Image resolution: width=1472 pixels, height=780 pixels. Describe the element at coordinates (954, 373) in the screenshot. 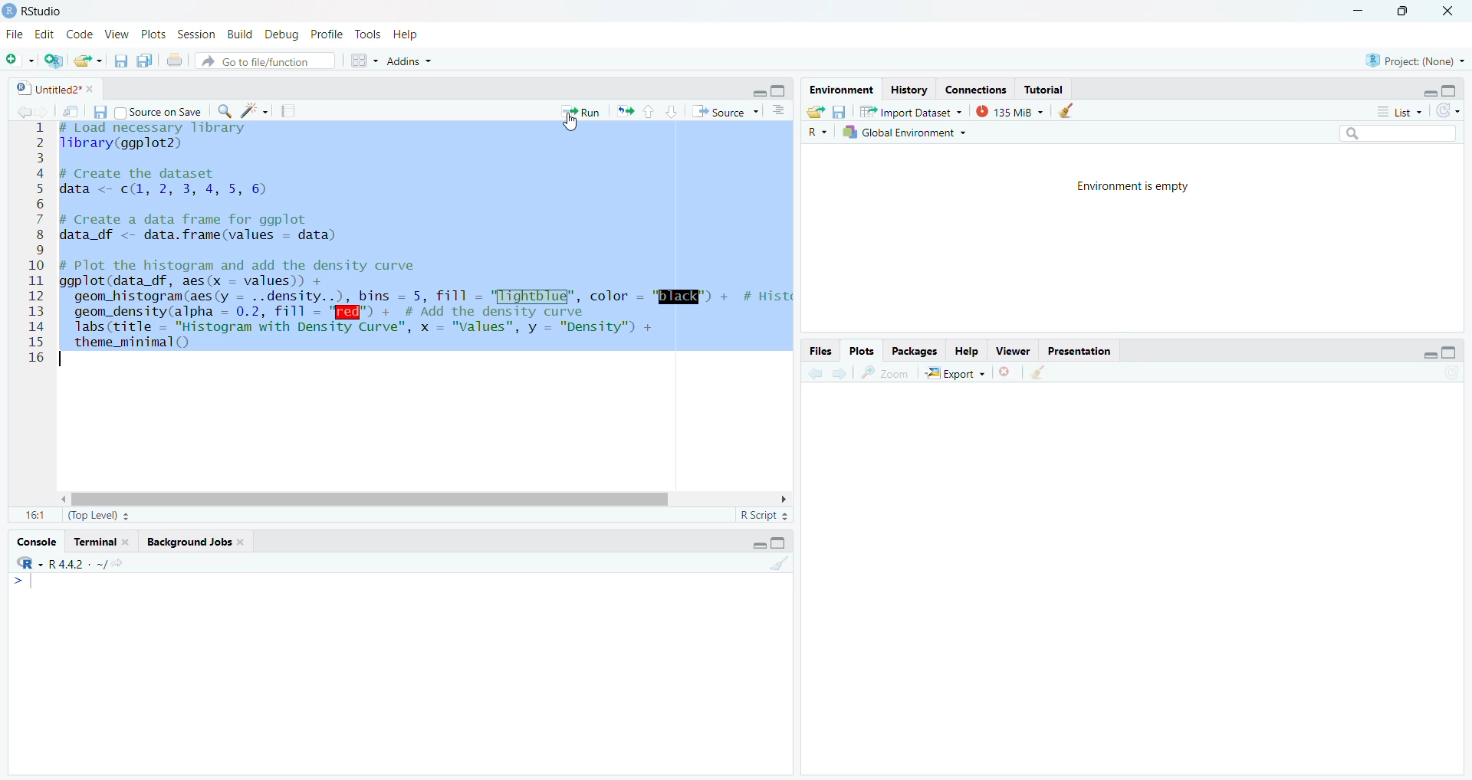

I see `export` at that location.